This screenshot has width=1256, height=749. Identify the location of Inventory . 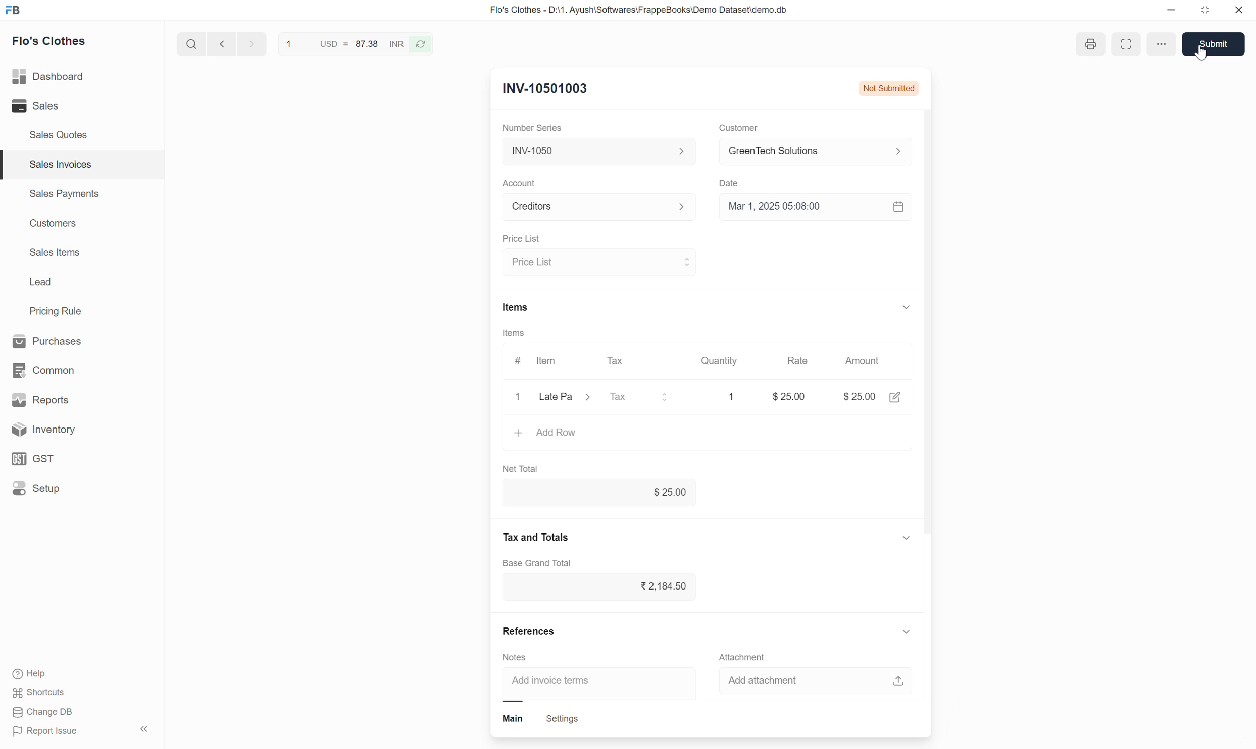
(76, 430).